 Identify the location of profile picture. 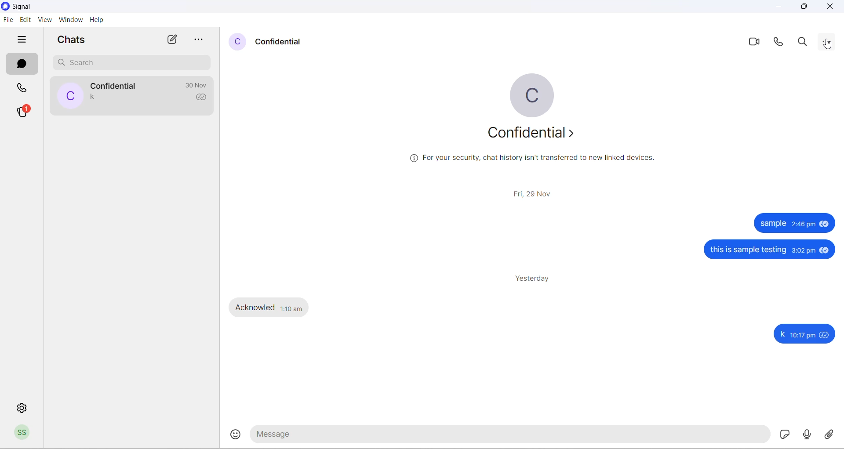
(69, 95).